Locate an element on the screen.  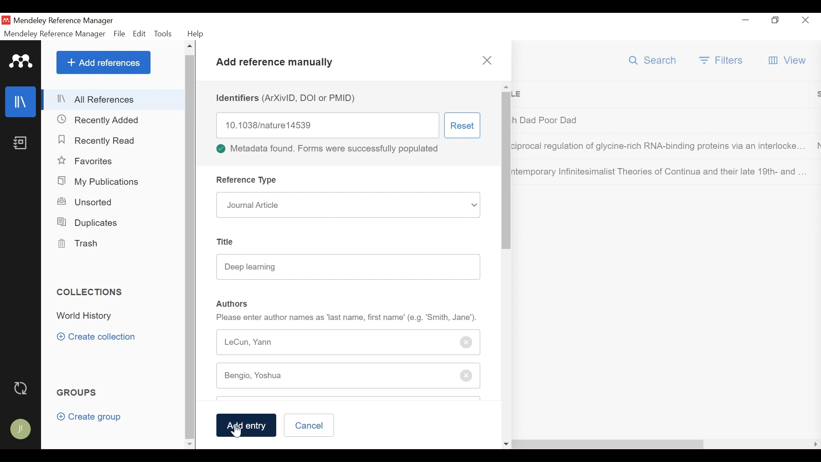
Close is located at coordinates (806, 21).